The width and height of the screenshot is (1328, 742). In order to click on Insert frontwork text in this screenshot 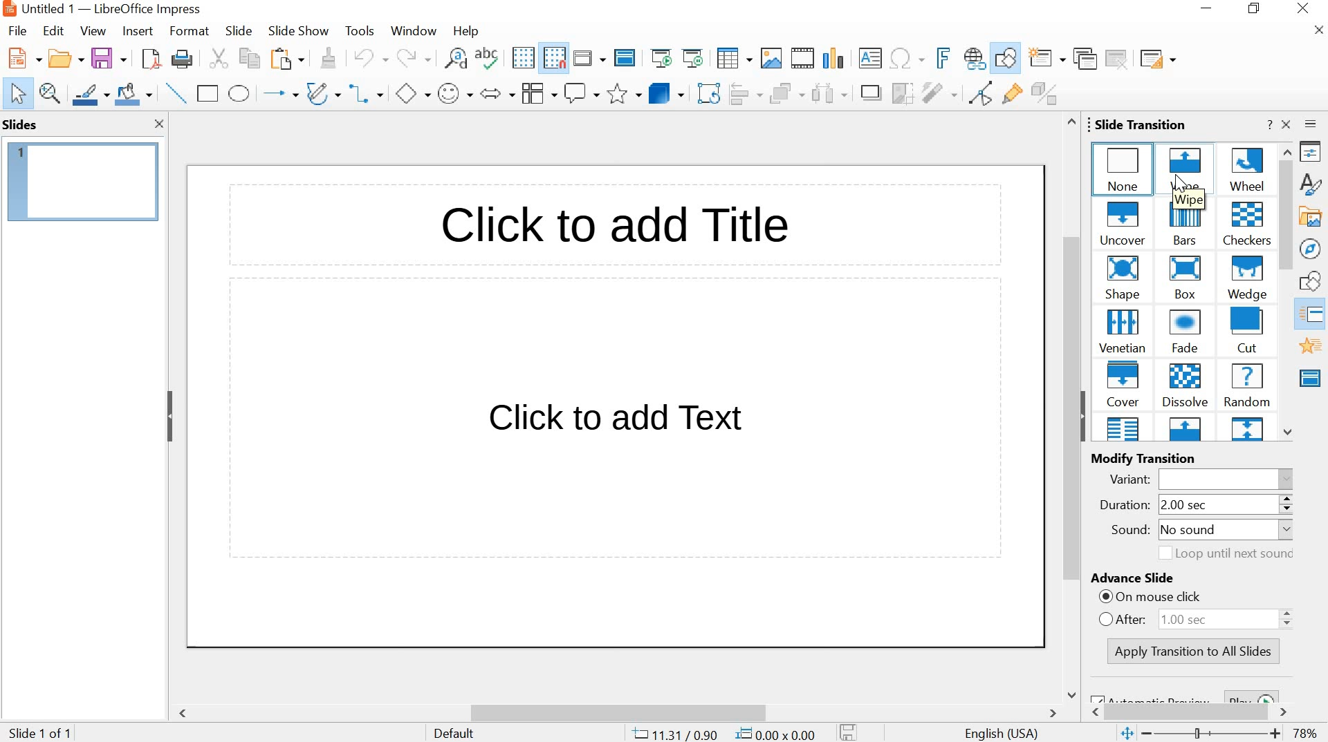, I will do `click(939, 58)`.